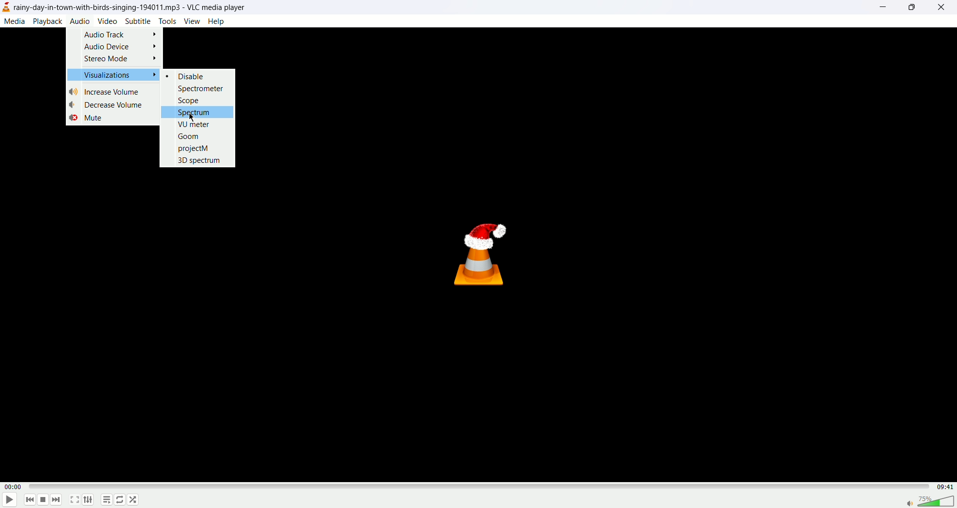  I want to click on playback, so click(49, 21).